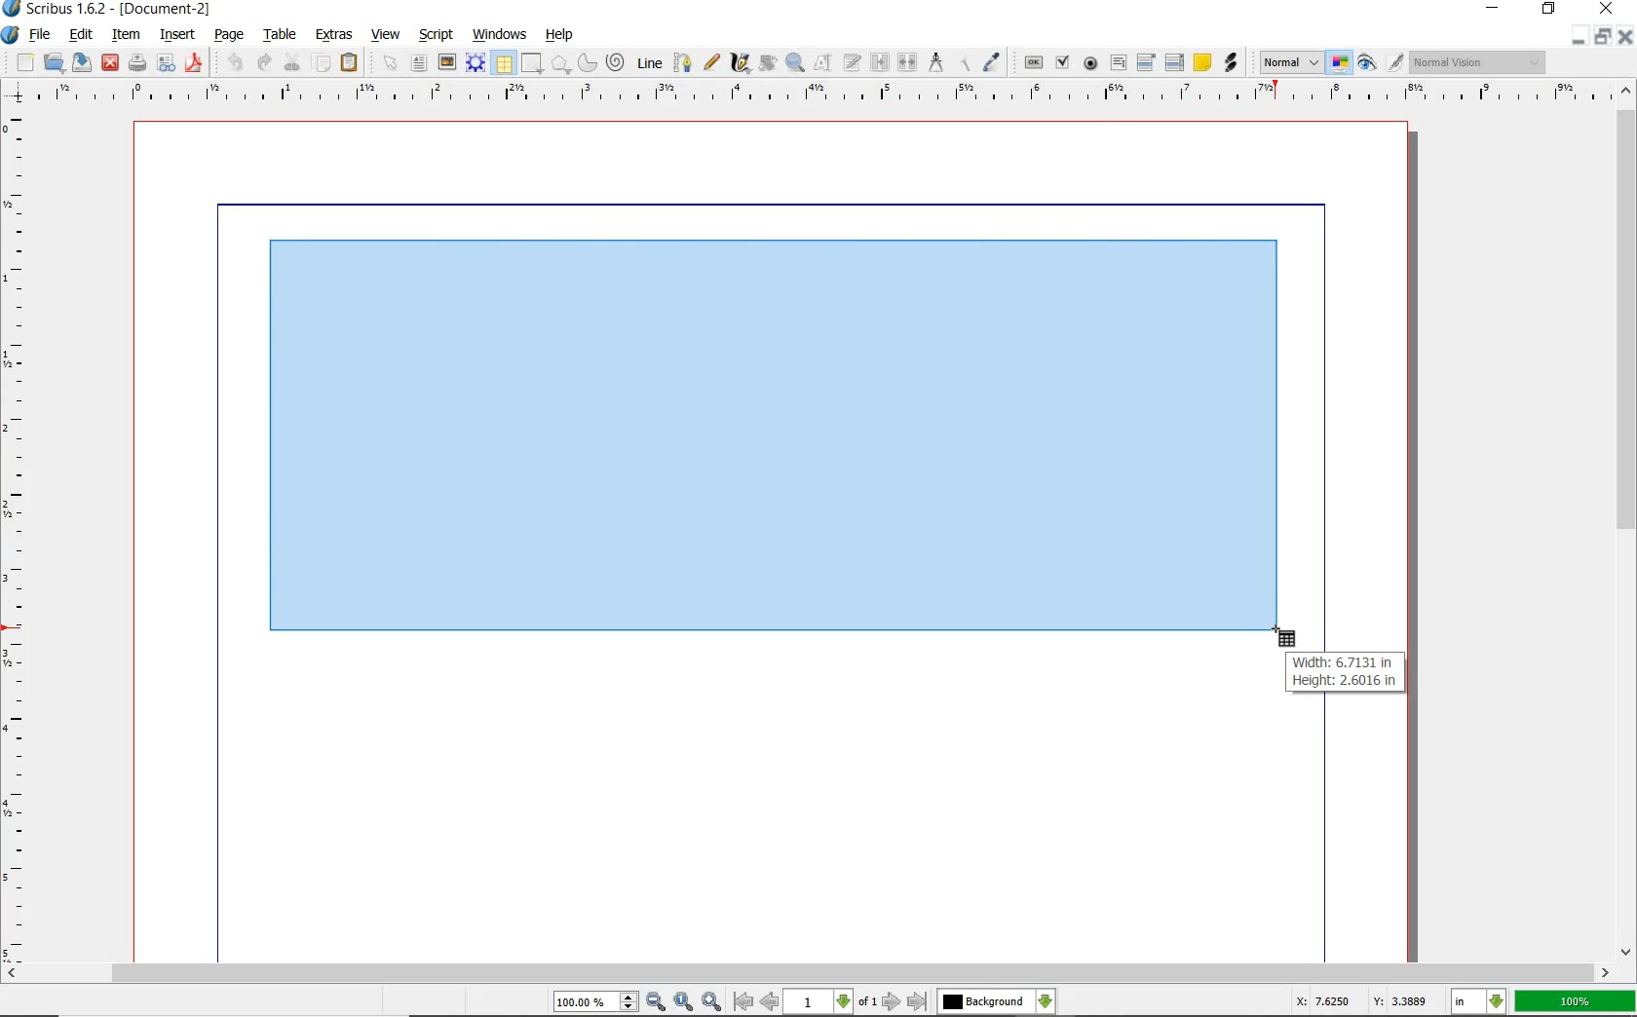  I want to click on preflight verifier, so click(168, 64).